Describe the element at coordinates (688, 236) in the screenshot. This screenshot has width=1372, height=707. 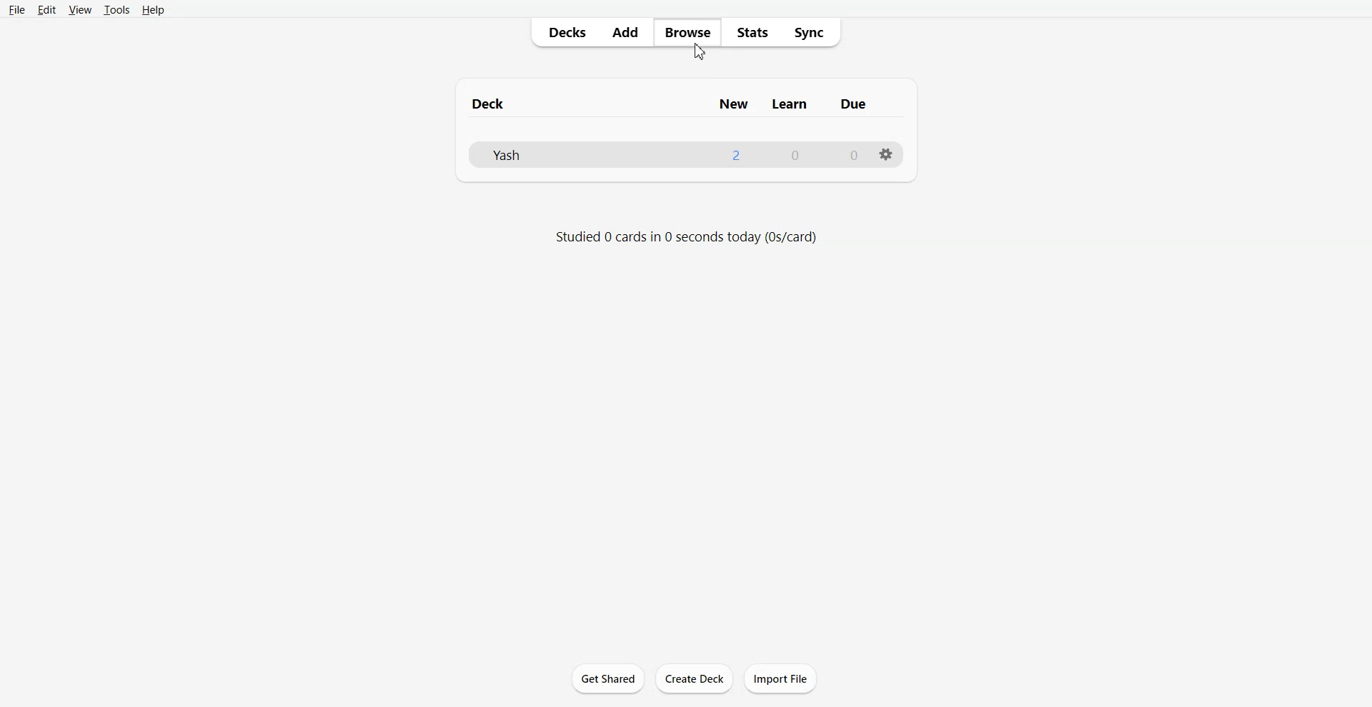
I see `Studied 0 cards in 0 seconds today (0s/card)` at that location.